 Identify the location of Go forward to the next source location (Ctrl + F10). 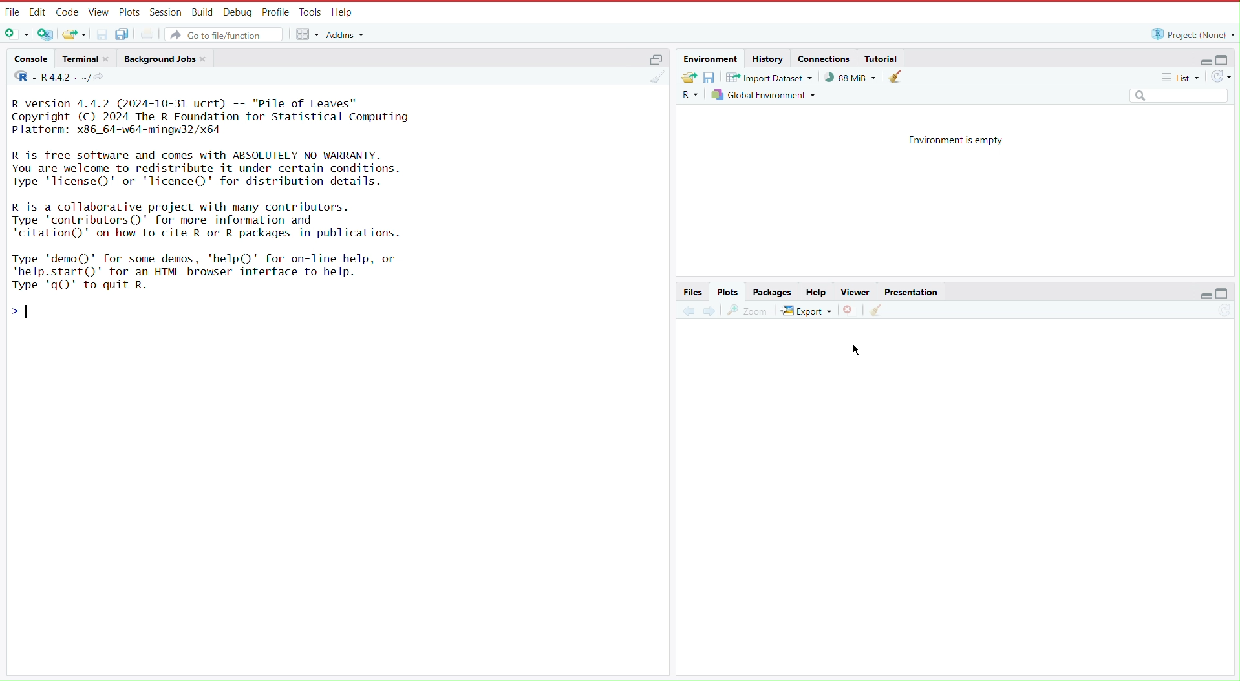
(709, 309).